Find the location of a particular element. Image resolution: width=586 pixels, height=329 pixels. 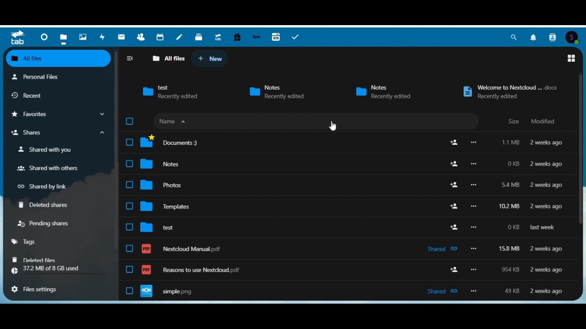

Dashboard is located at coordinates (44, 37).